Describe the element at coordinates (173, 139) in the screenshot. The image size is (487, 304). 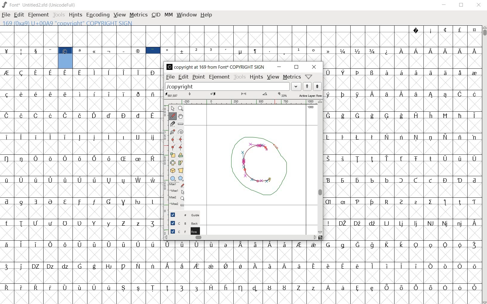
I see `add a curve point` at that location.